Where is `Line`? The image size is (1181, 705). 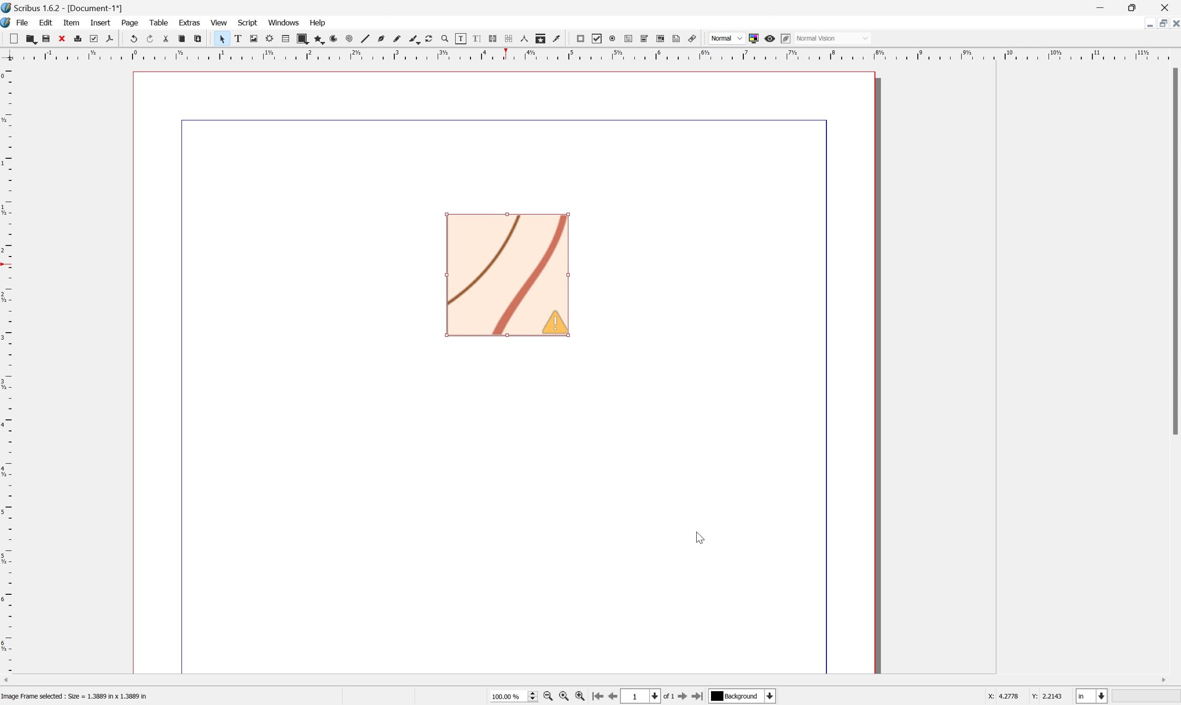
Line is located at coordinates (367, 37).